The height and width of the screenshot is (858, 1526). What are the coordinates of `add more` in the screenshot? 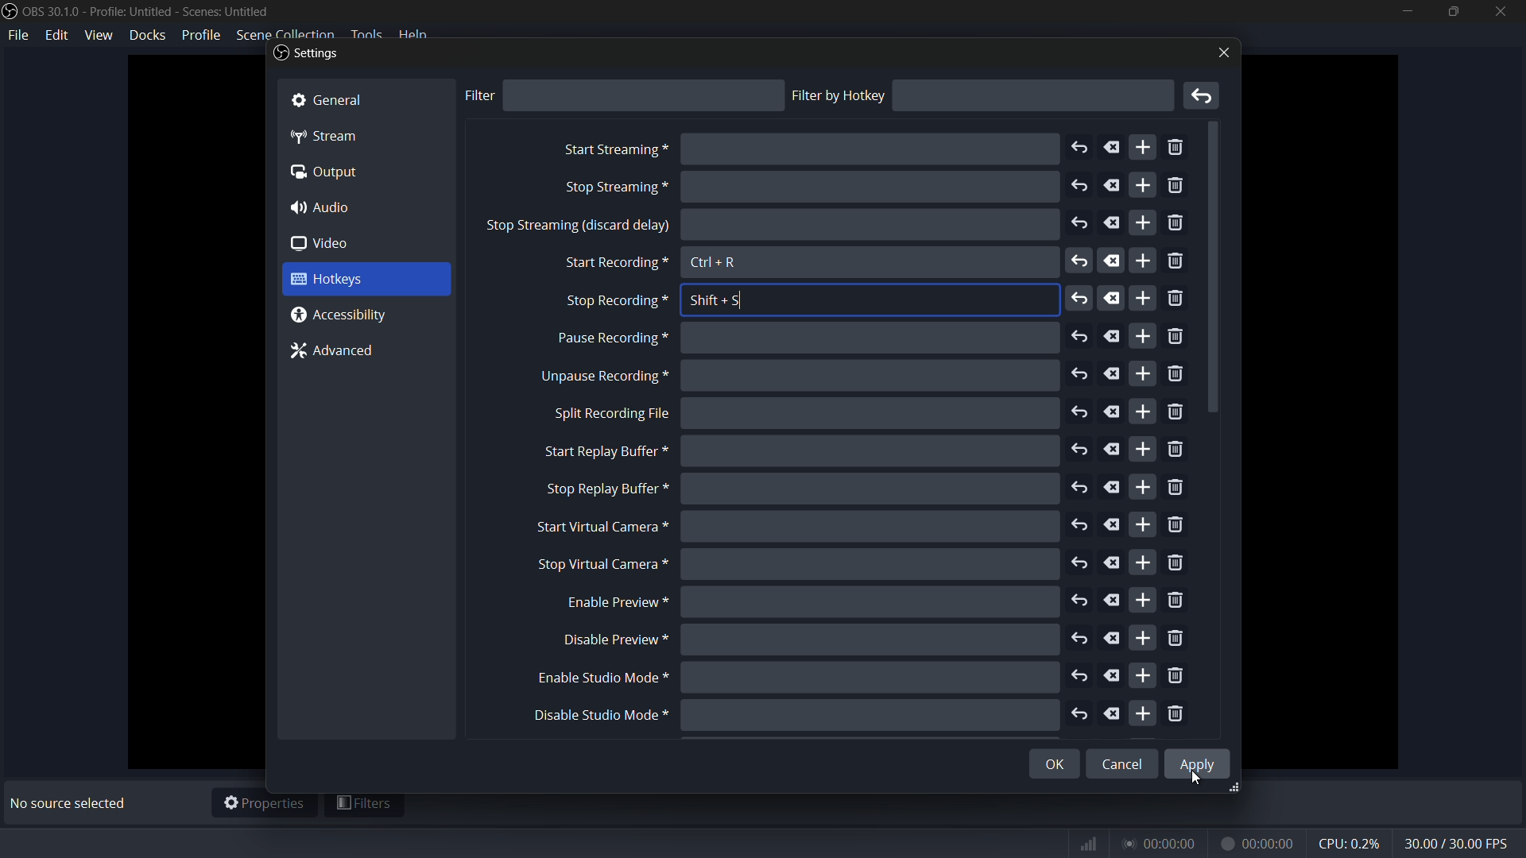 It's located at (1142, 186).